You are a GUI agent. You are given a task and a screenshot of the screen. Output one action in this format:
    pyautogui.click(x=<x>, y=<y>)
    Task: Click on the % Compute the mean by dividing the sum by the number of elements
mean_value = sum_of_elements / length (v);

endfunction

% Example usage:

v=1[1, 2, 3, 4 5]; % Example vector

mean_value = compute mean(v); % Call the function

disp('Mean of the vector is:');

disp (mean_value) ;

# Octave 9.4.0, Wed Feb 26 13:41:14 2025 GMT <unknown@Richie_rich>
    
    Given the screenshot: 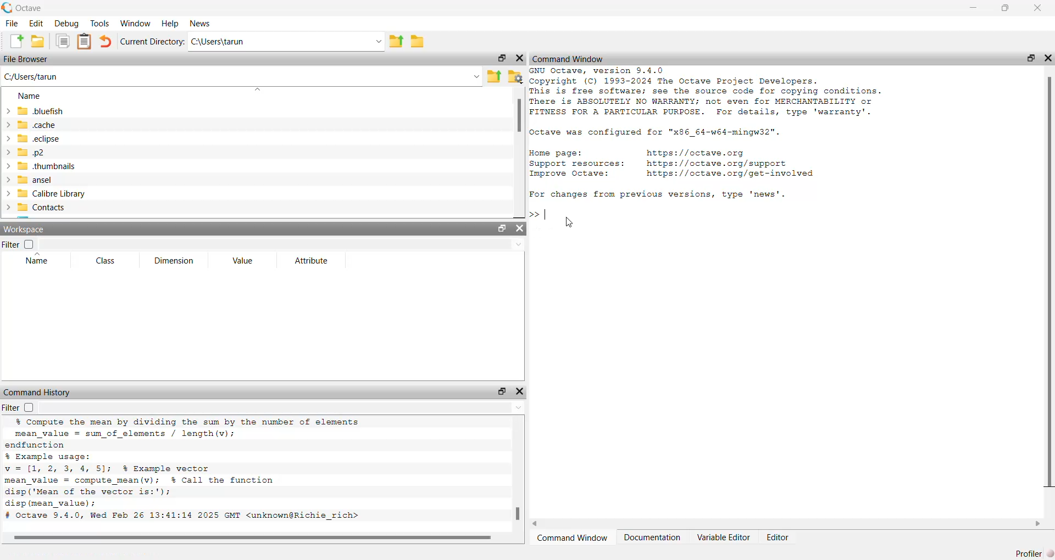 What is the action you would take?
    pyautogui.click(x=184, y=470)
    